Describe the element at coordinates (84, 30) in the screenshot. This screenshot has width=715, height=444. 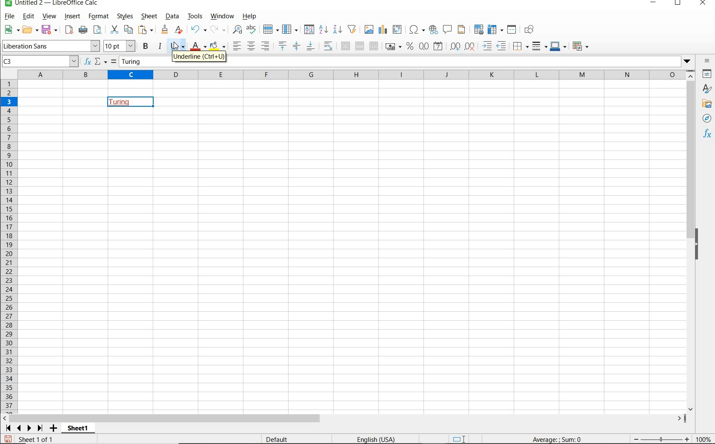
I see `PRINT` at that location.